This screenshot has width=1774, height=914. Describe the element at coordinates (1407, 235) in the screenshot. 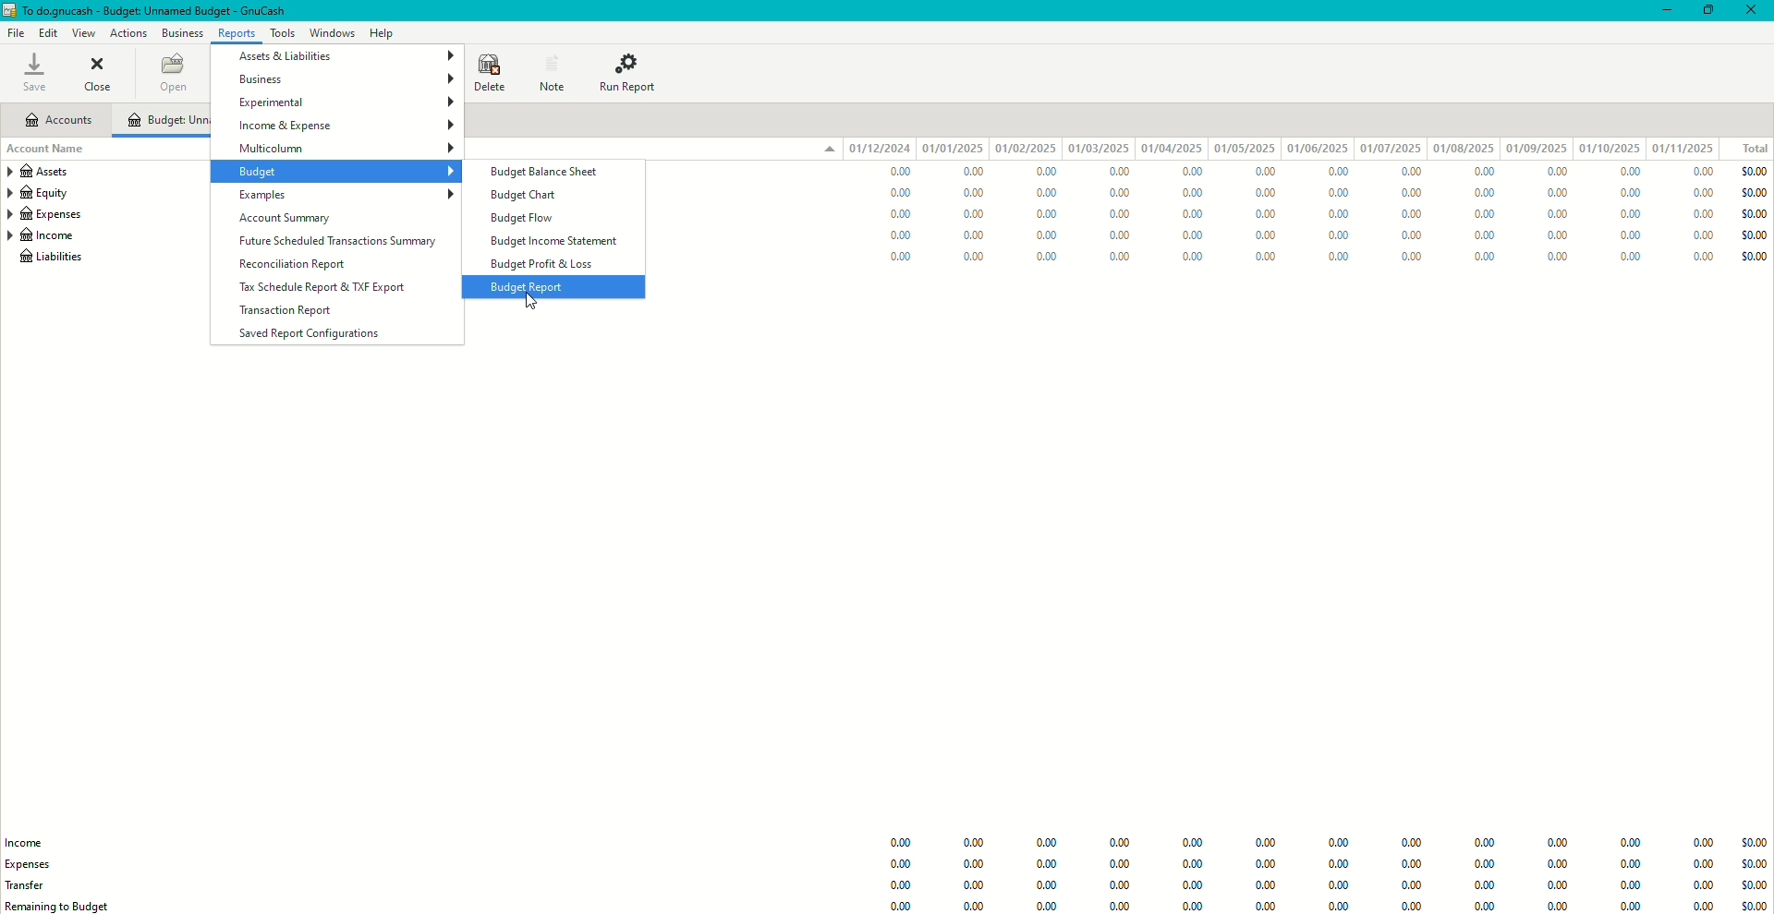

I see `0.00` at that location.